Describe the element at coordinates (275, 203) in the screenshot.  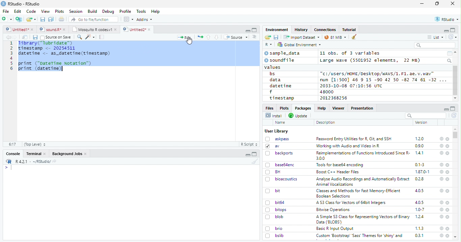
I see `bit64` at that location.